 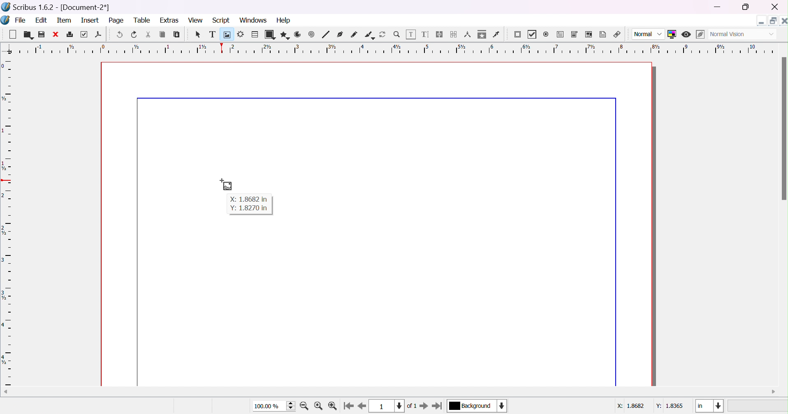 I want to click on restore down, so click(x=746, y=8).